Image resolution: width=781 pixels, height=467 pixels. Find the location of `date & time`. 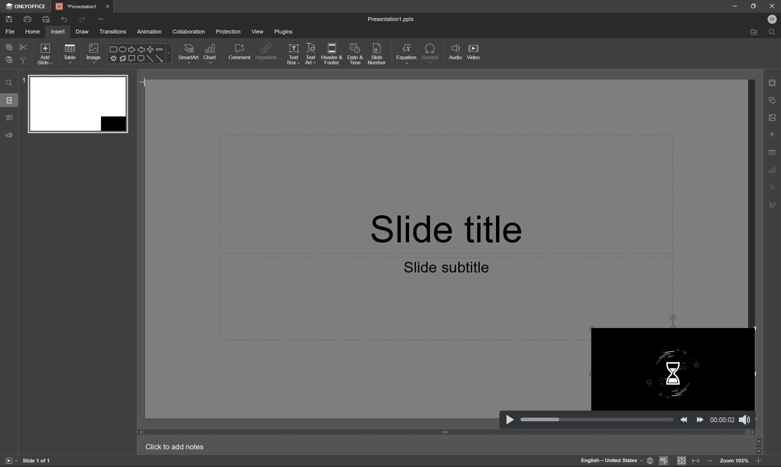

date & time is located at coordinates (355, 54).